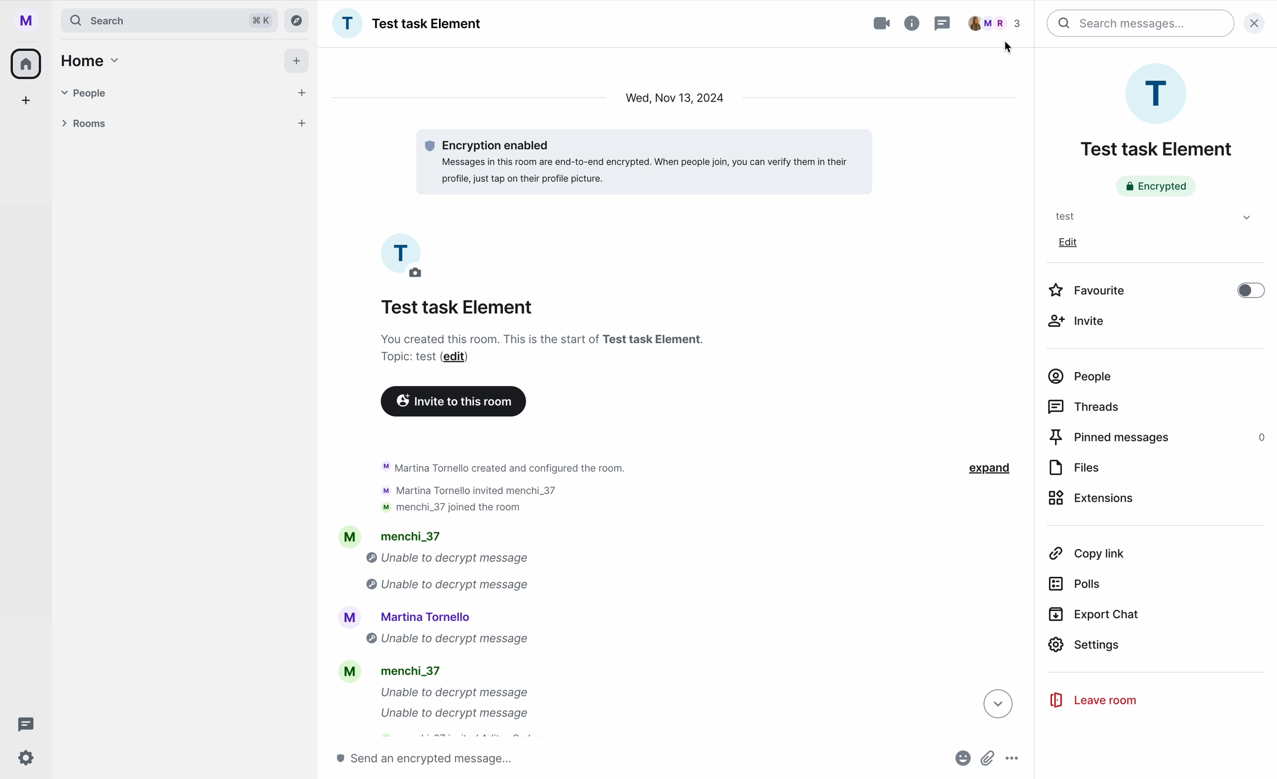 This screenshot has width=1277, height=779. I want to click on copy link, so click(1087, 554).